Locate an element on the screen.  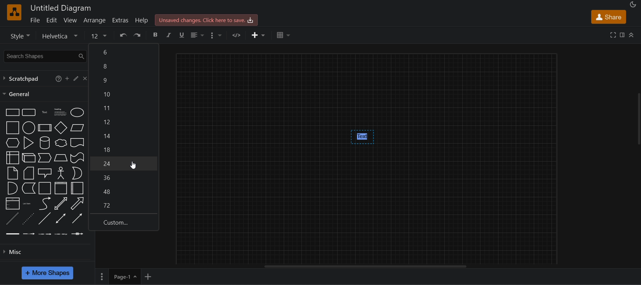
fullscreen is located at coordinates (613, 35).